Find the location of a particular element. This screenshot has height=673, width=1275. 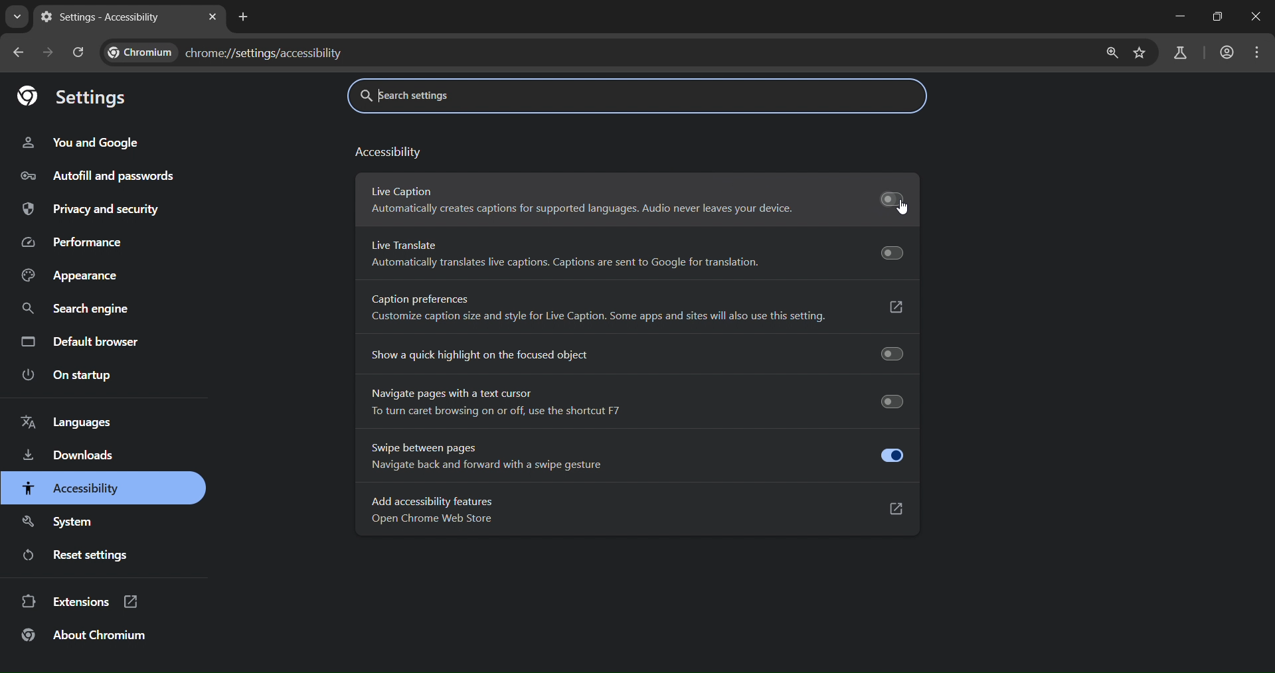

Live Translate
Automatically translates live captions. Captions are sent to Google for translation. is located at coordinates (636, 254).